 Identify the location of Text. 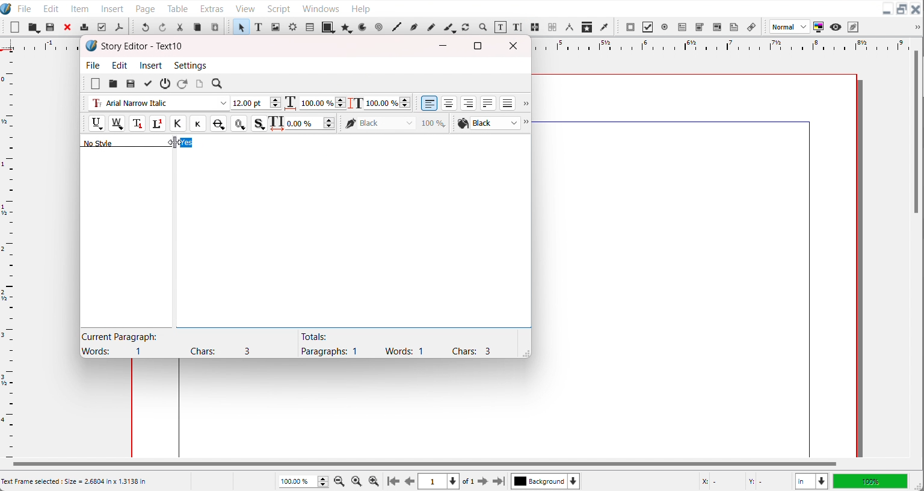
(143, 46).